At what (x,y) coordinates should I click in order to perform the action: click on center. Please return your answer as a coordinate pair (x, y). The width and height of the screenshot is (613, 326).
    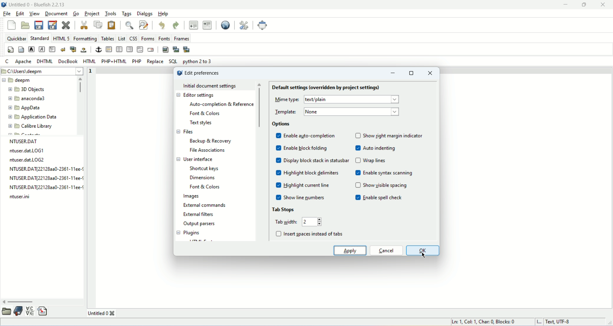
    Looking at the image, I should click on (119, 49).